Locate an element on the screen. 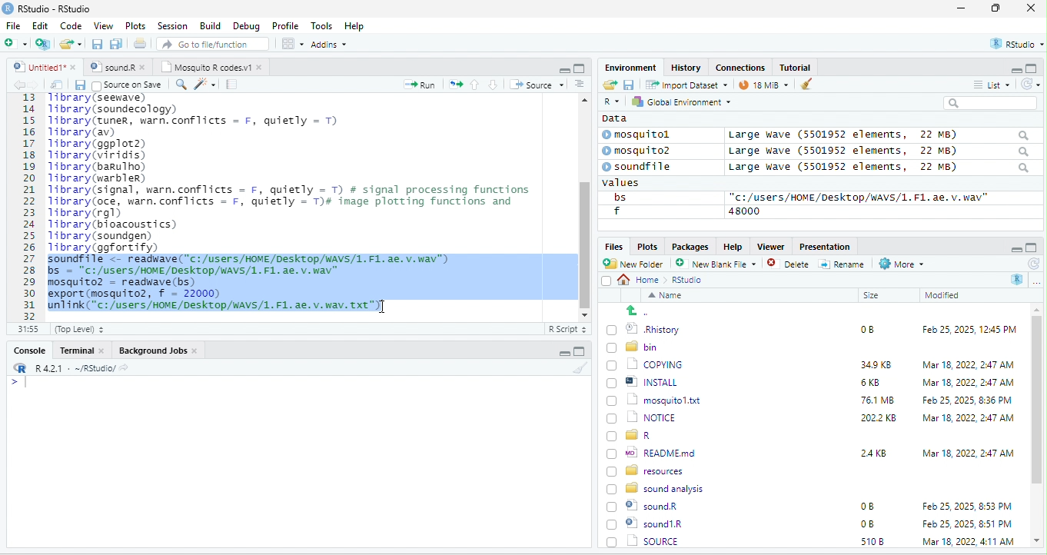 The height and width of the screenshot is (555, 1047). up is located at coordinates (476, 84).